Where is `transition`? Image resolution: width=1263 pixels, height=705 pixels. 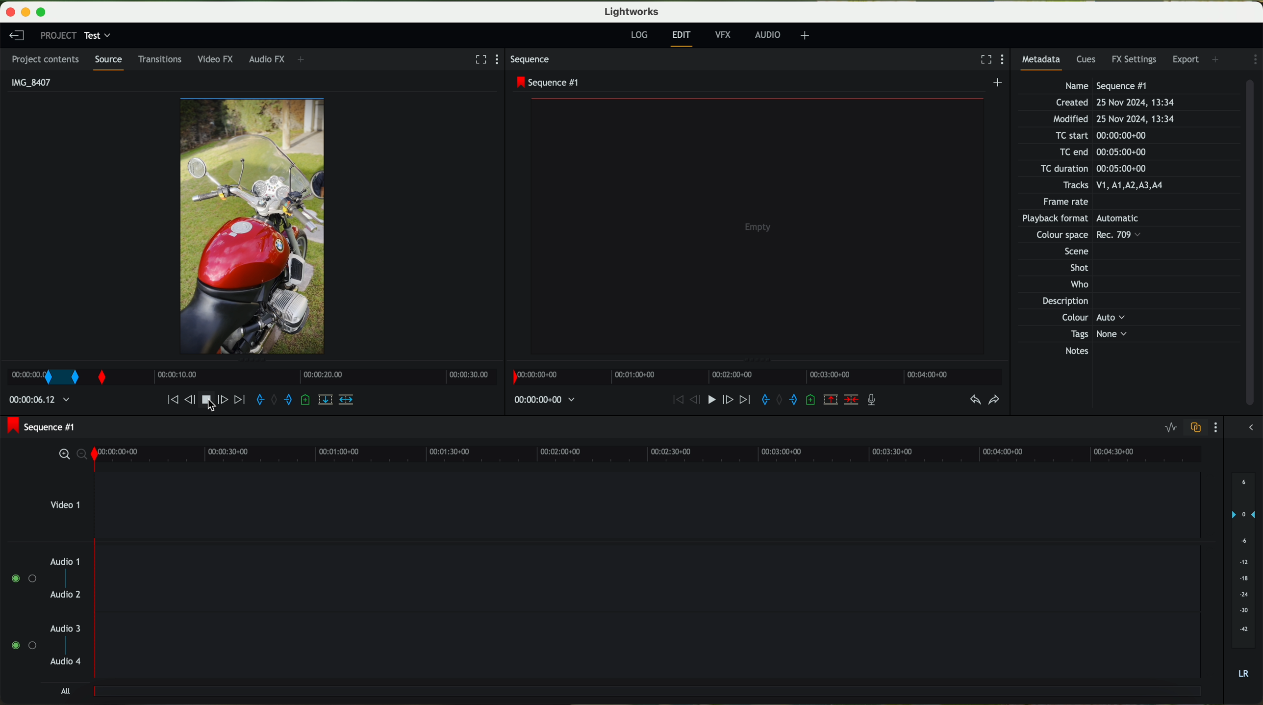
transition is located at coordinates (61, 378).